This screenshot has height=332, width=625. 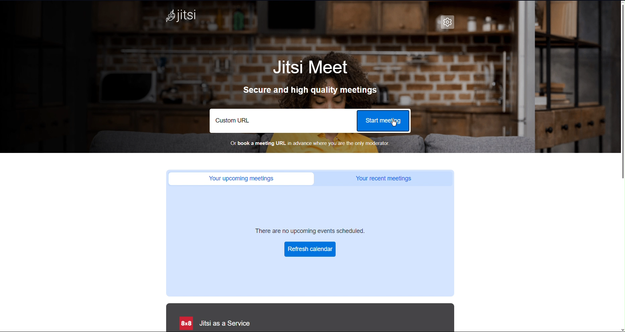 I want to click on Refresh, so click(x=310, y=249).